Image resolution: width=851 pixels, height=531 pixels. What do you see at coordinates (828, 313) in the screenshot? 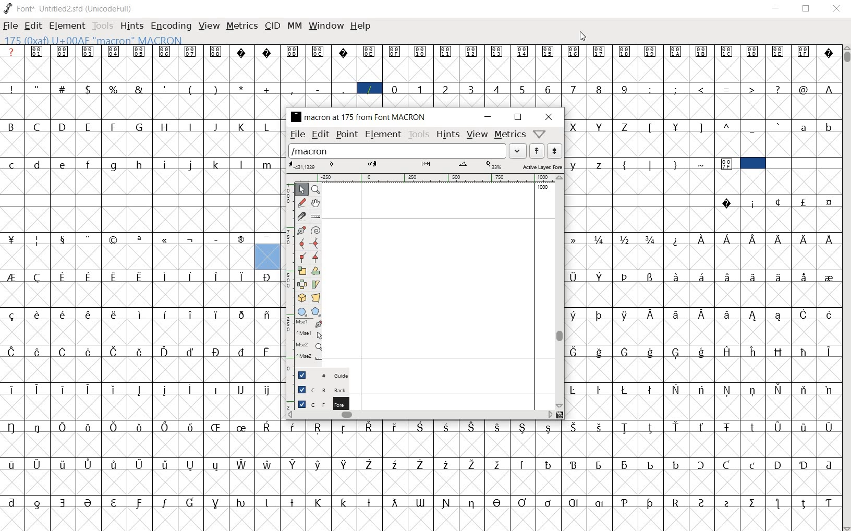
I see `Symbol` at bounding box center [828, 313].